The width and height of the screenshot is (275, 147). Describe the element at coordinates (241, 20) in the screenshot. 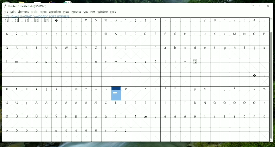

I see `Numbers` at that location.